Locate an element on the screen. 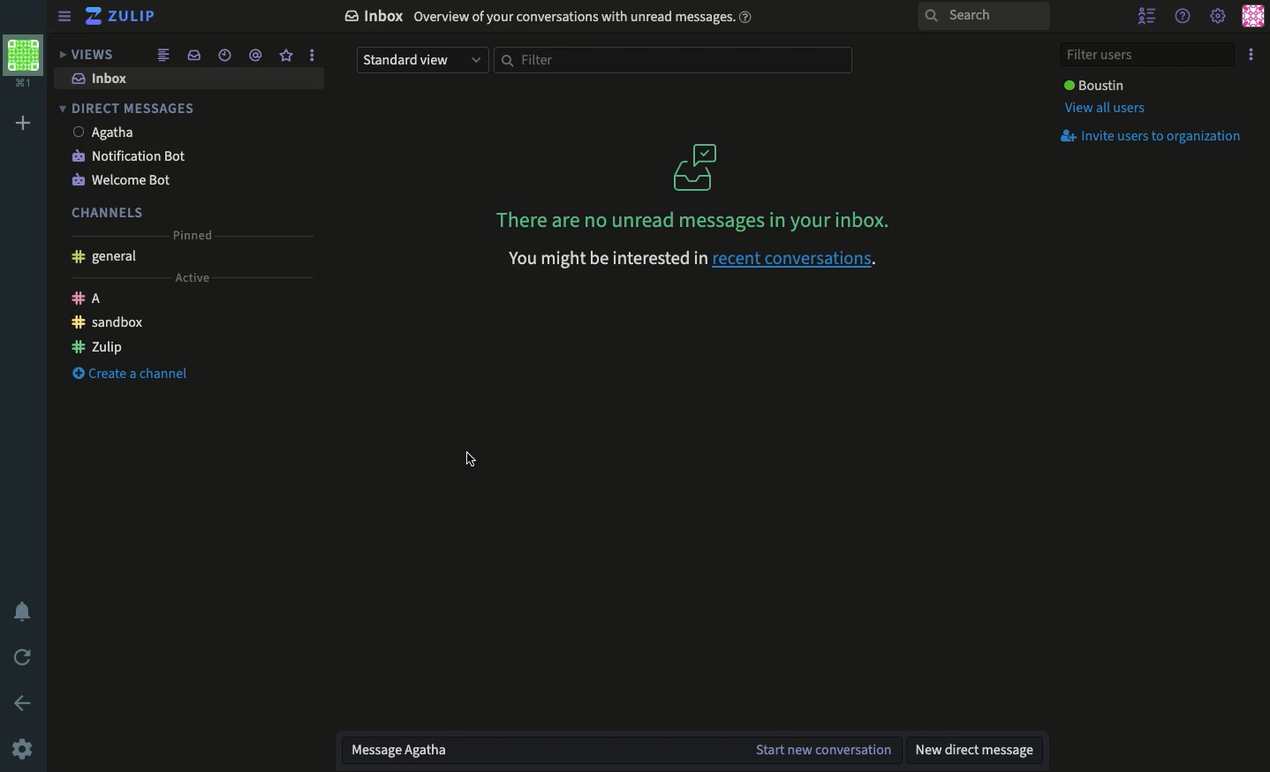 This screenshot has width=1270, height=772. Options is located at coordinates (1252, 54).